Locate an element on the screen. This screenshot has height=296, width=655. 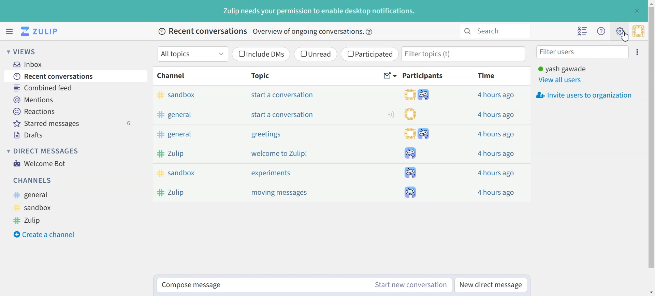
Unread is located at coordinates (315, 54).